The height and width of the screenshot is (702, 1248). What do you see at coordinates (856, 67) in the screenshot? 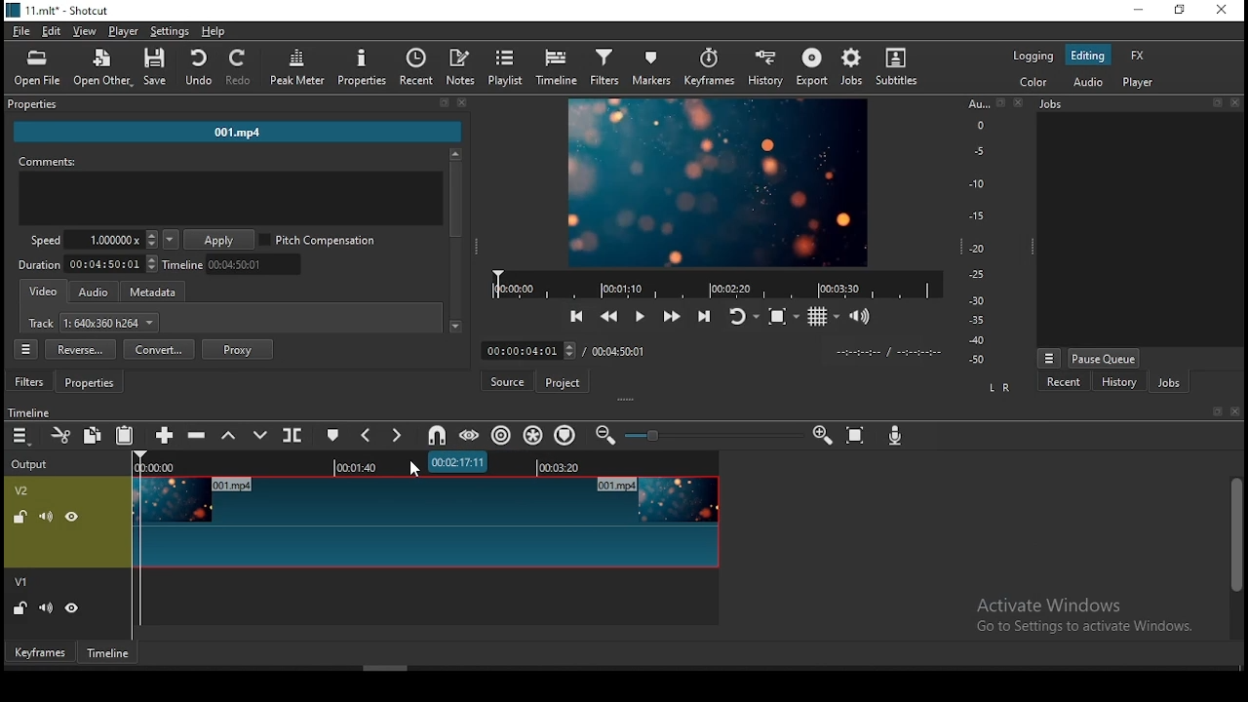
I see `jobs` at bounding box center [856, 67].